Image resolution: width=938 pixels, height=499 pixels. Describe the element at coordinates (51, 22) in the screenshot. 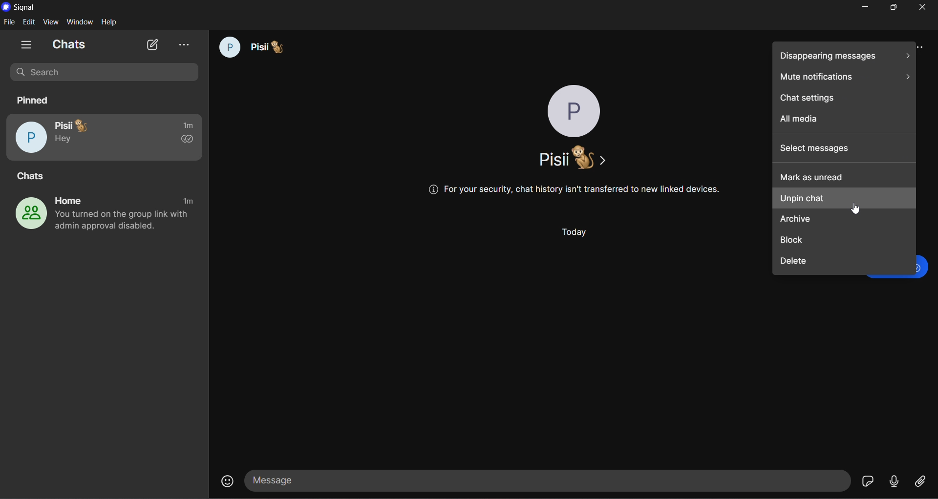

I see `view` at that location.